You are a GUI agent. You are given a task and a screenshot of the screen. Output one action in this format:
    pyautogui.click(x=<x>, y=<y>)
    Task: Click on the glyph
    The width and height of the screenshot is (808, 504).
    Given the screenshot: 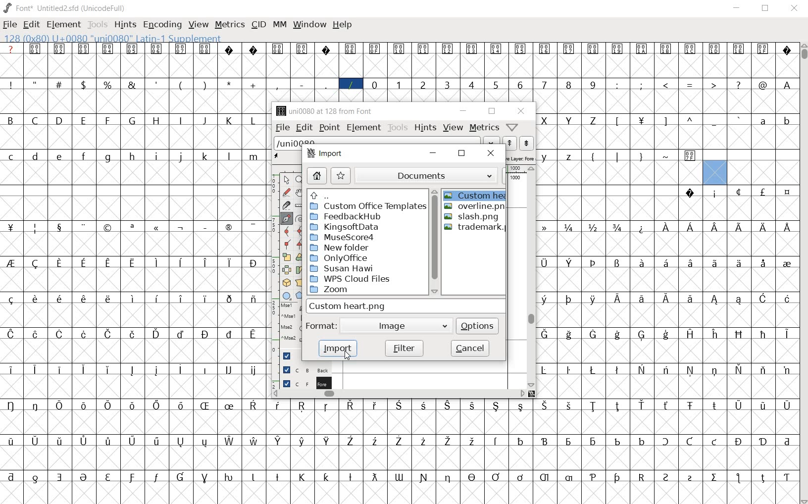 What is the action you would take?
    pyautogui.click(x=473, y=406)
    